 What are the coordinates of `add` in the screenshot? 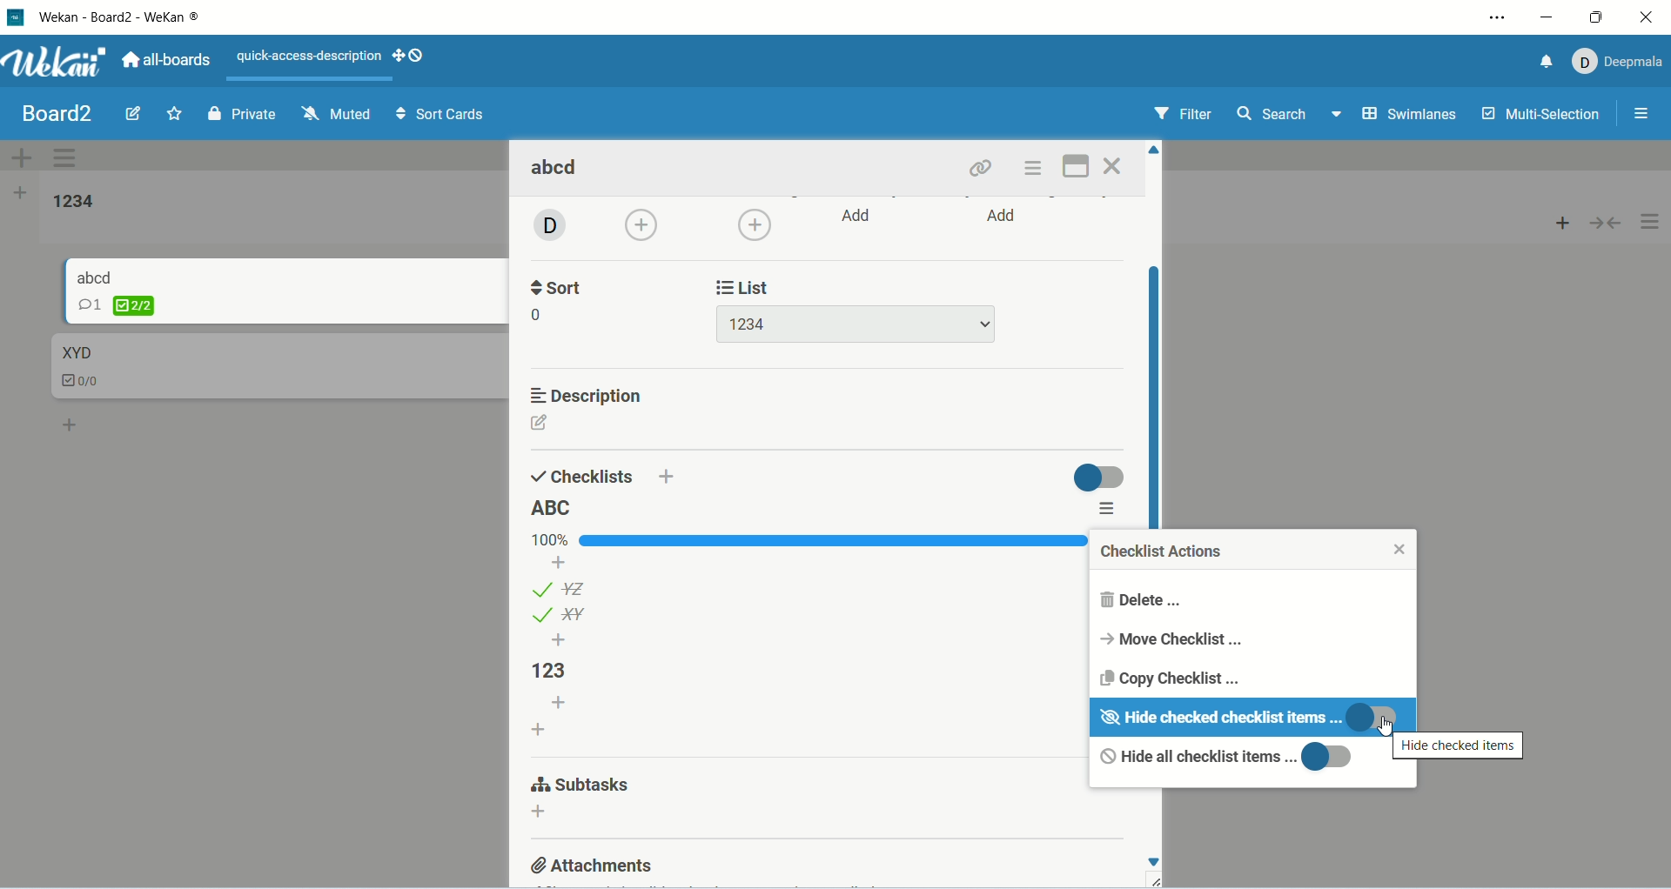 It's located at (560, 640).